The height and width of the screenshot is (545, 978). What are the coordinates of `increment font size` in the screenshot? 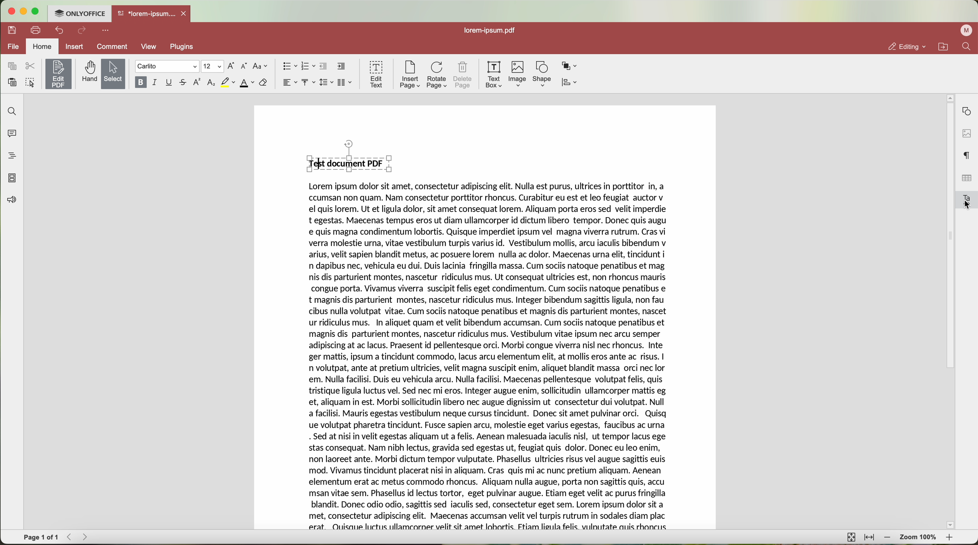 It's located at (231, 66).